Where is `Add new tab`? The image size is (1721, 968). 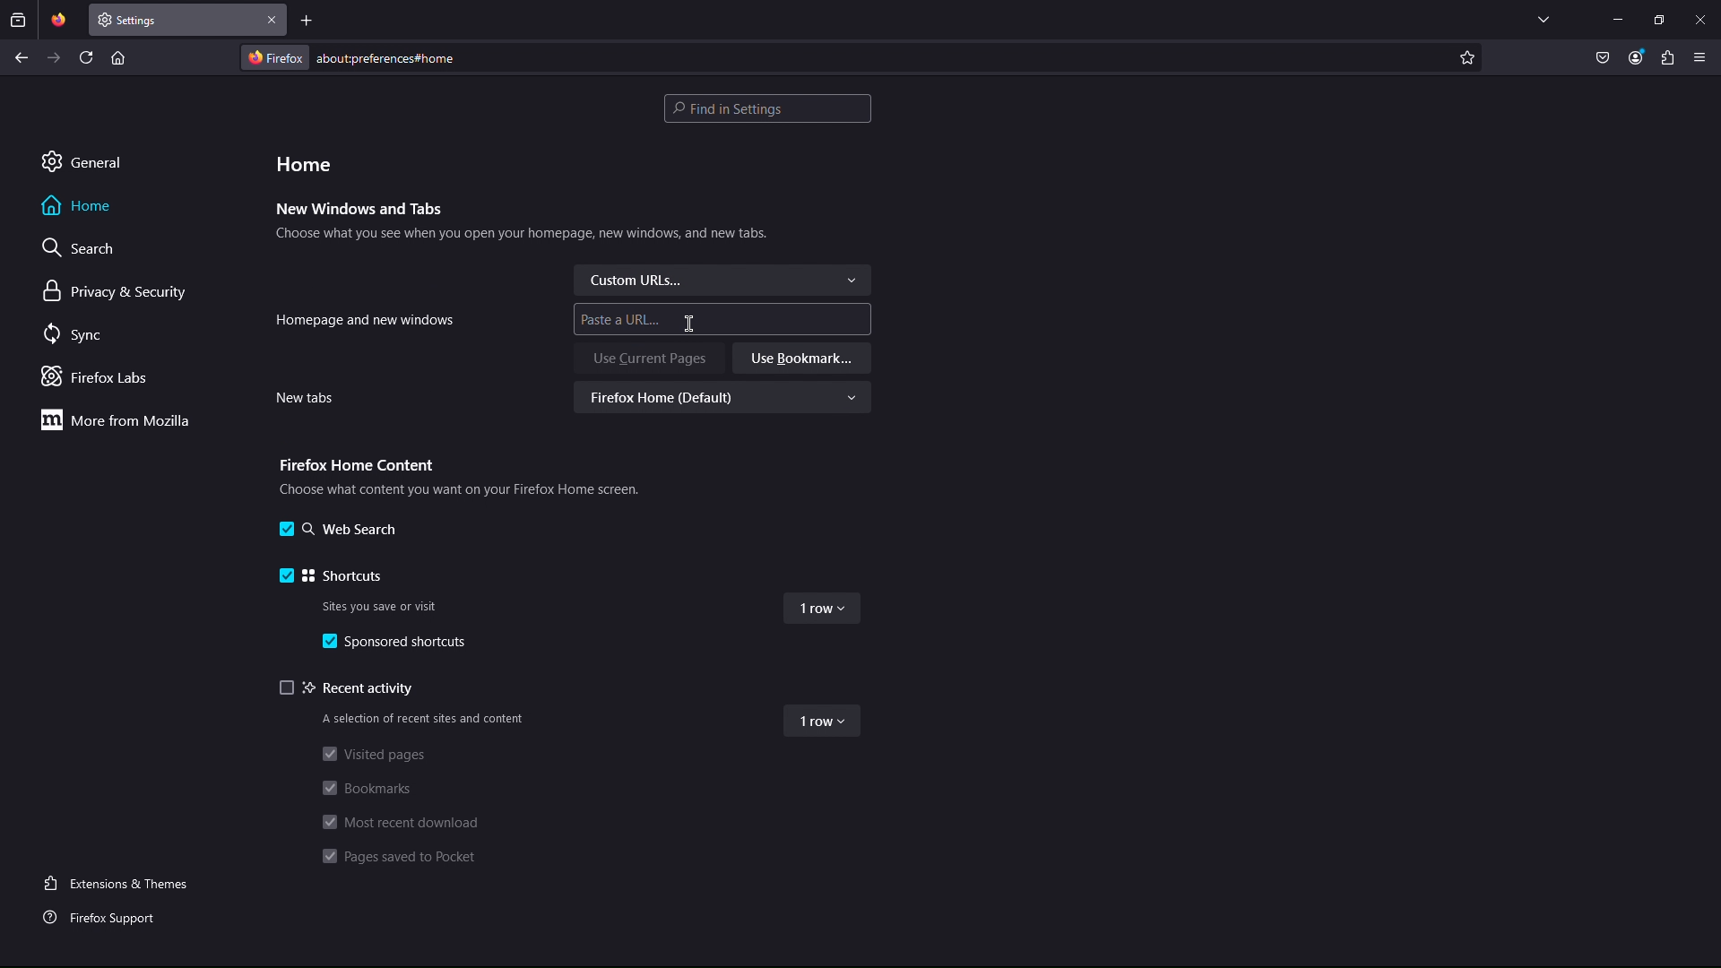 Add new tab is located at coordinates (307, 20).